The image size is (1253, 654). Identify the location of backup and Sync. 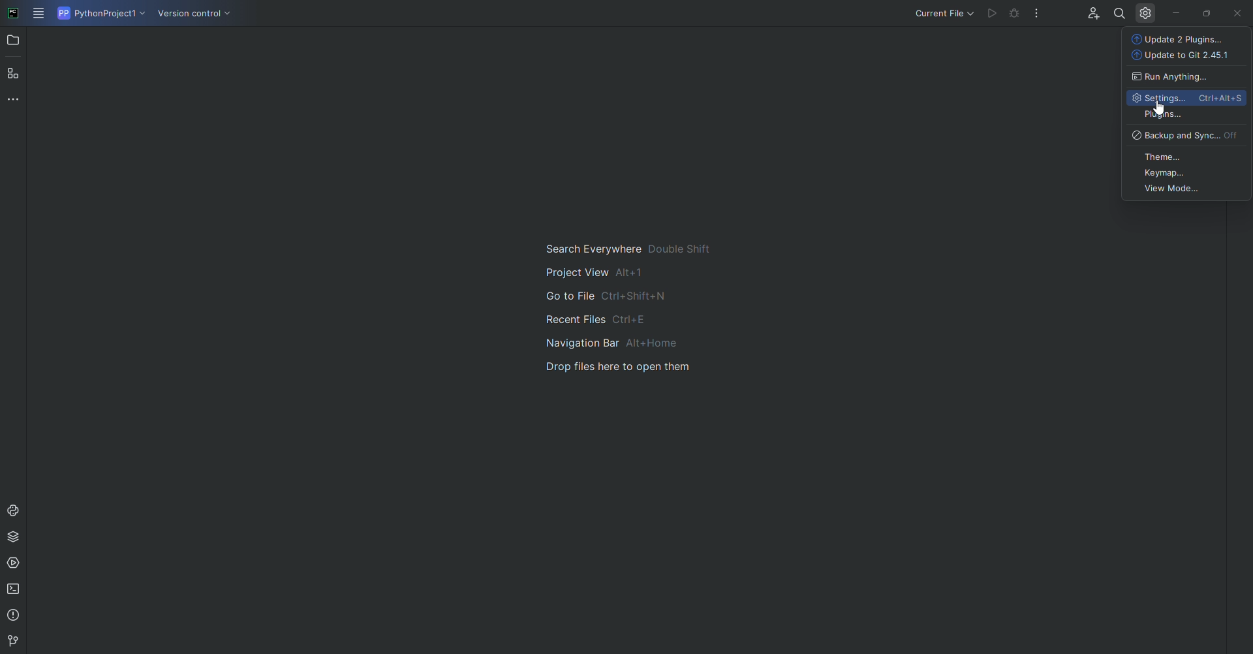
(1167, 134).